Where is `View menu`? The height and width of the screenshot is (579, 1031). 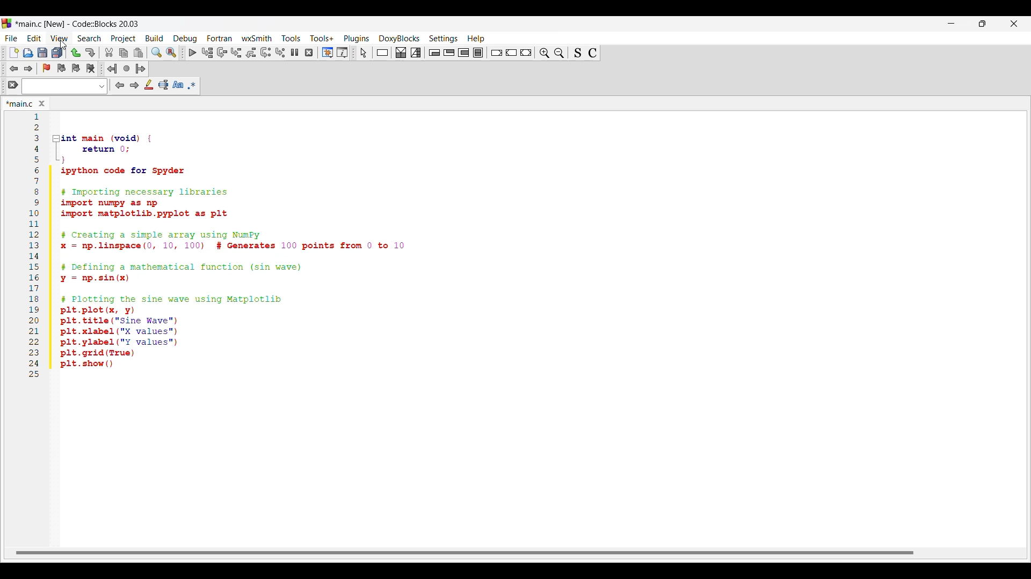
View menu is located at coordinates (60, 38).